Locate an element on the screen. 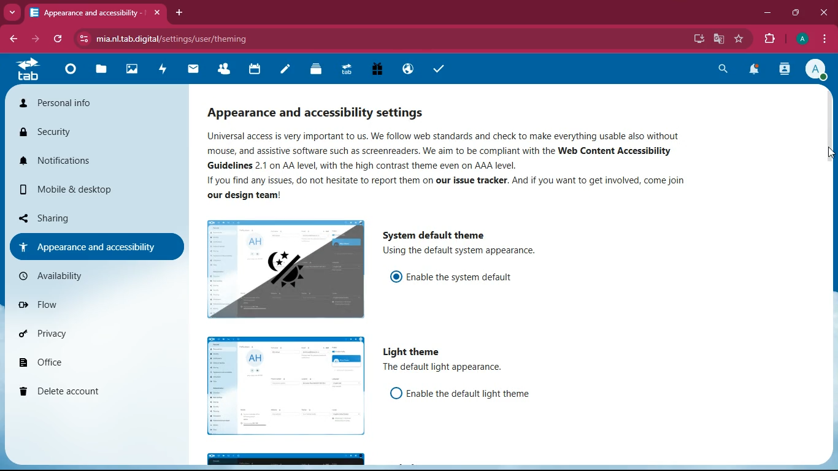 The width and height of the screenshot is (838, 471). description is located at coordinates (461, 166).